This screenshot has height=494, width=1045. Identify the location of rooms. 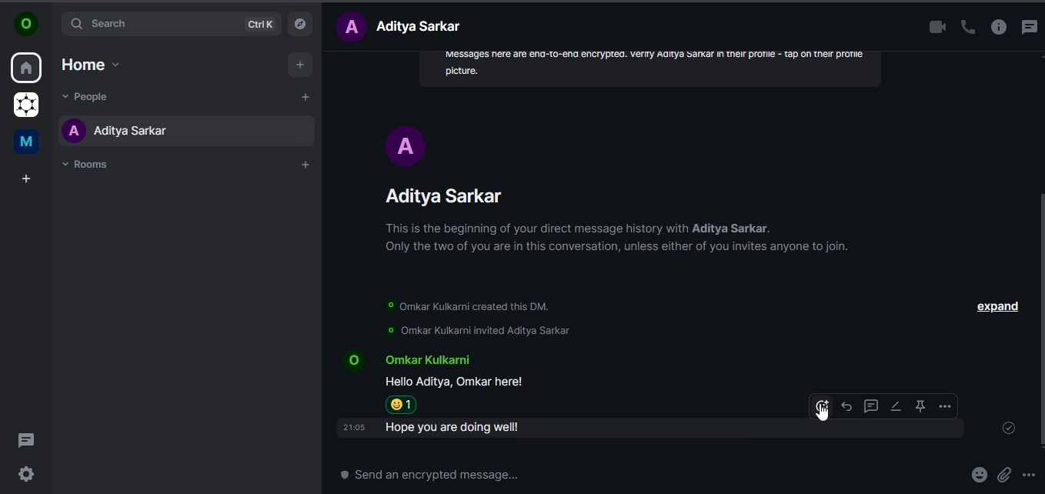
(88, 165).